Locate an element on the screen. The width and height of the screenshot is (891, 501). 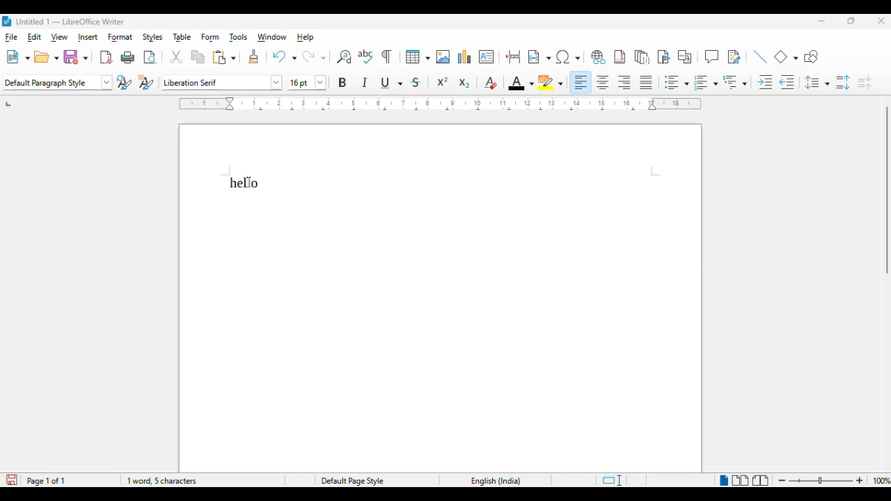
toggle unordered list is located at coordinates (676, 82).